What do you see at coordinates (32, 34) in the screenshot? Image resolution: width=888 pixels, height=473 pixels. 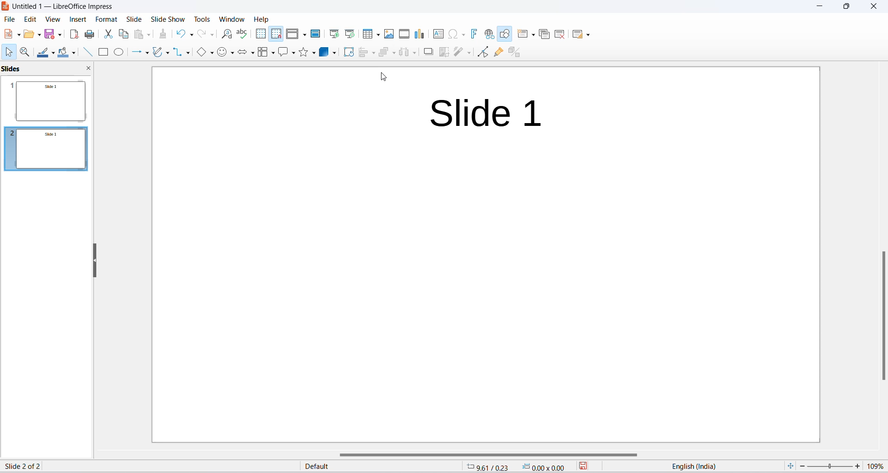 I see `open options` at bounding box center [32, 34].